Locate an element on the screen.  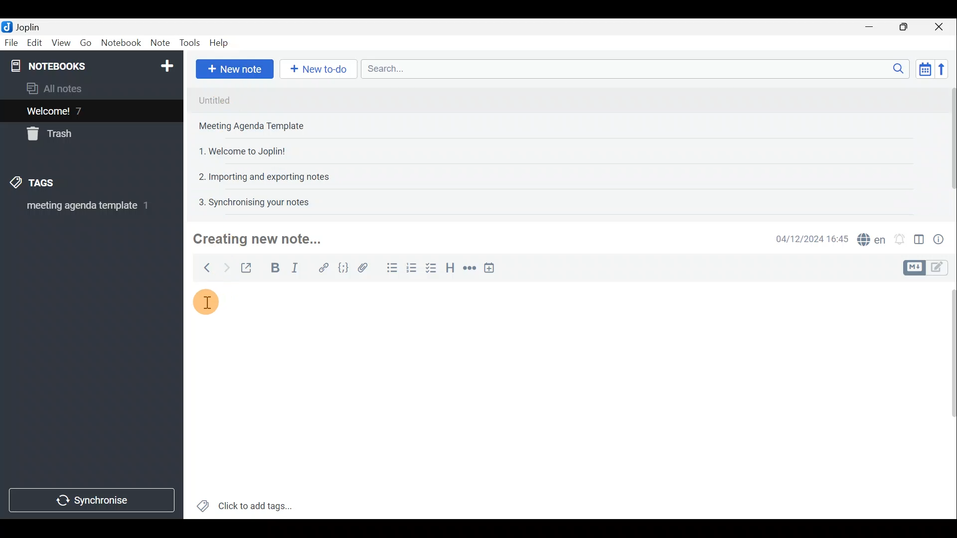
File is located at coordinates (10, 42).